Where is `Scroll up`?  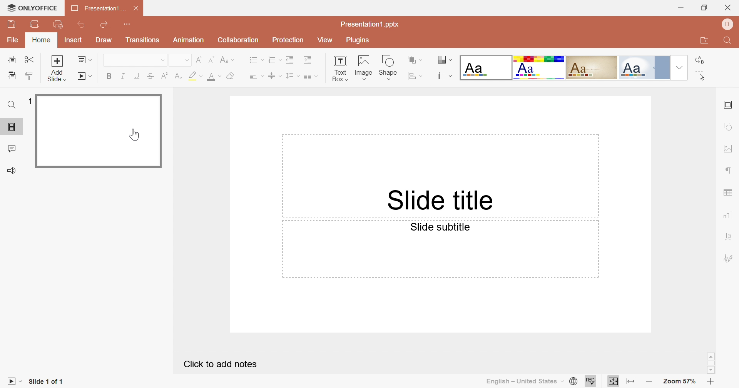 Scroll up is located at coordinates (710, 357).